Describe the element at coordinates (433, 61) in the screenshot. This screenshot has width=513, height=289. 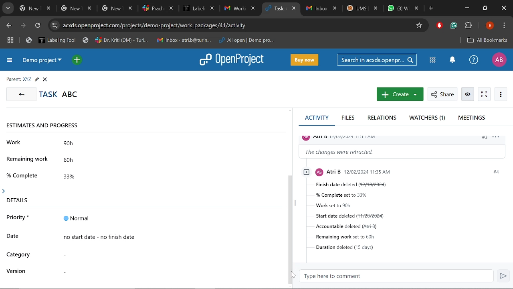
I see `Modules` at that location.